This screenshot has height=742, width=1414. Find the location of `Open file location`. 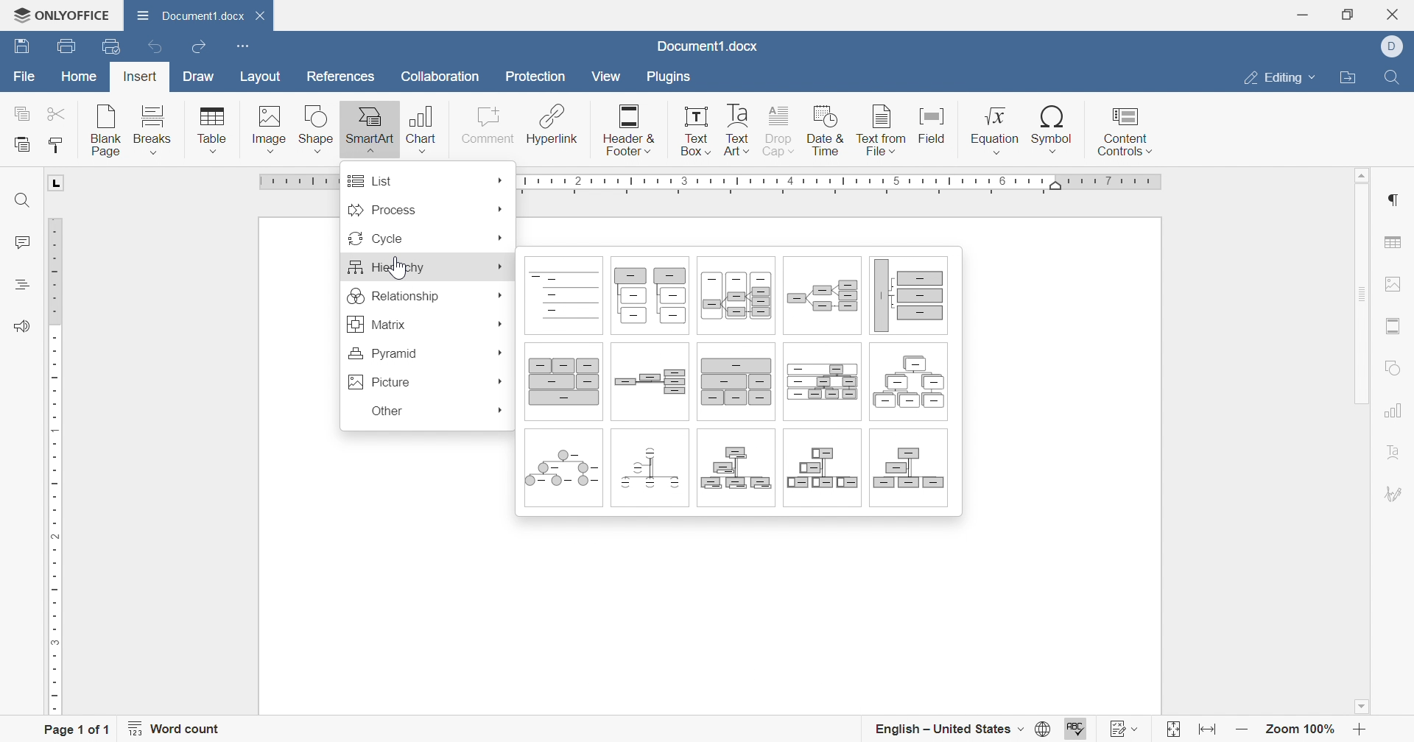

Open file location is located at coordinates (1346, 78).